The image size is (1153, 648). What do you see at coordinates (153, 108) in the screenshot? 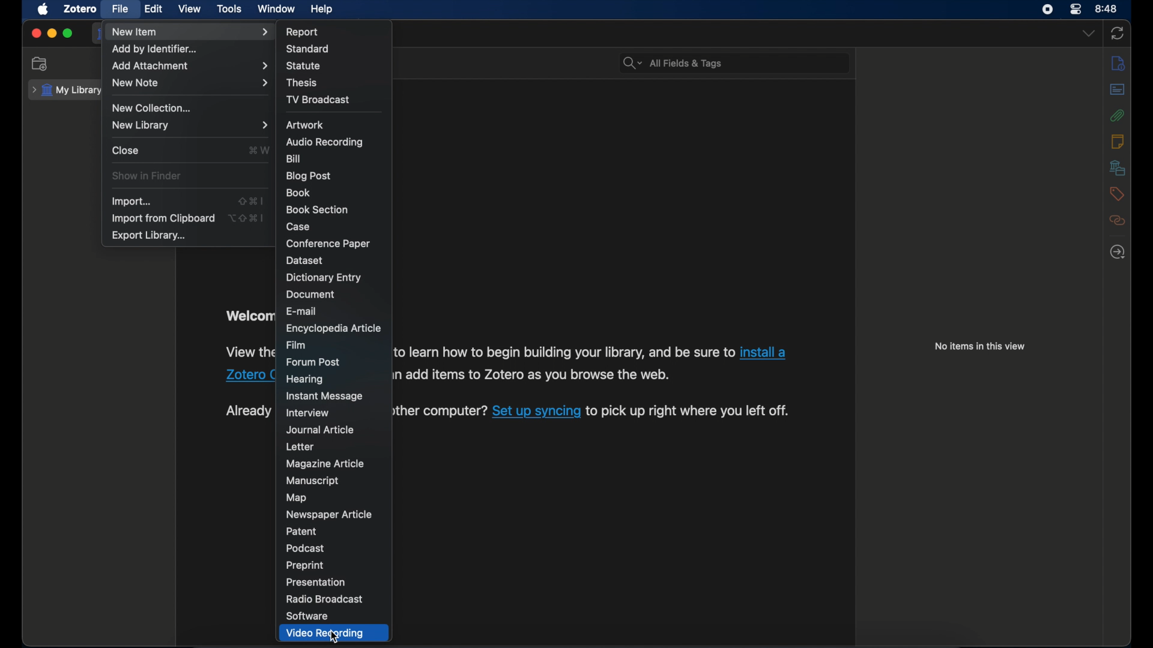
I see `new collection` at bounding box center [153, 108].